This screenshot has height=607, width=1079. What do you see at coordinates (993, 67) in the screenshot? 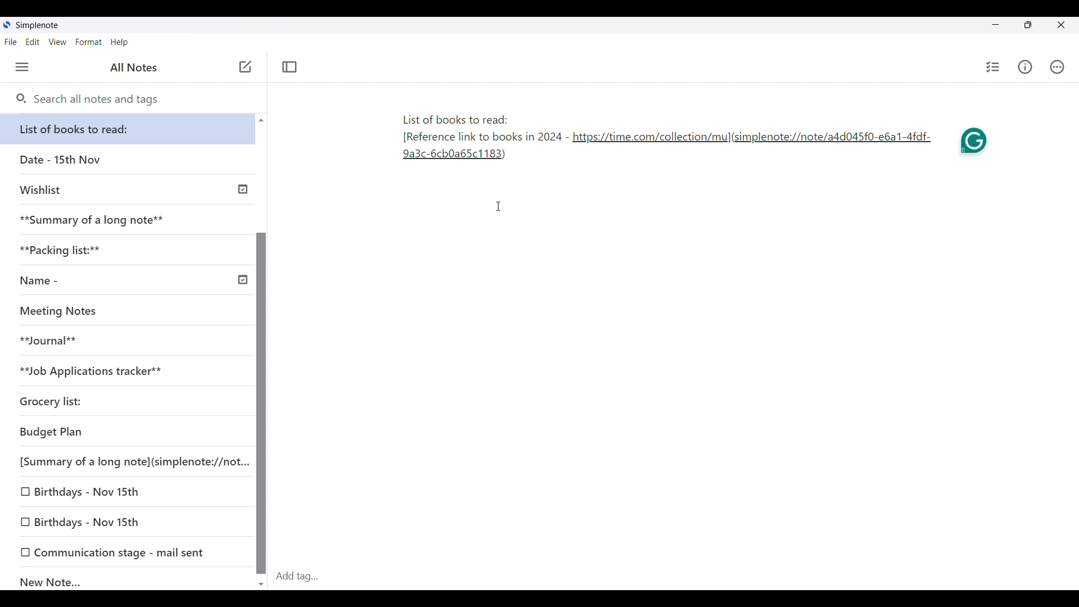
I see `Insert checklist` at bounding box center [993, 67].